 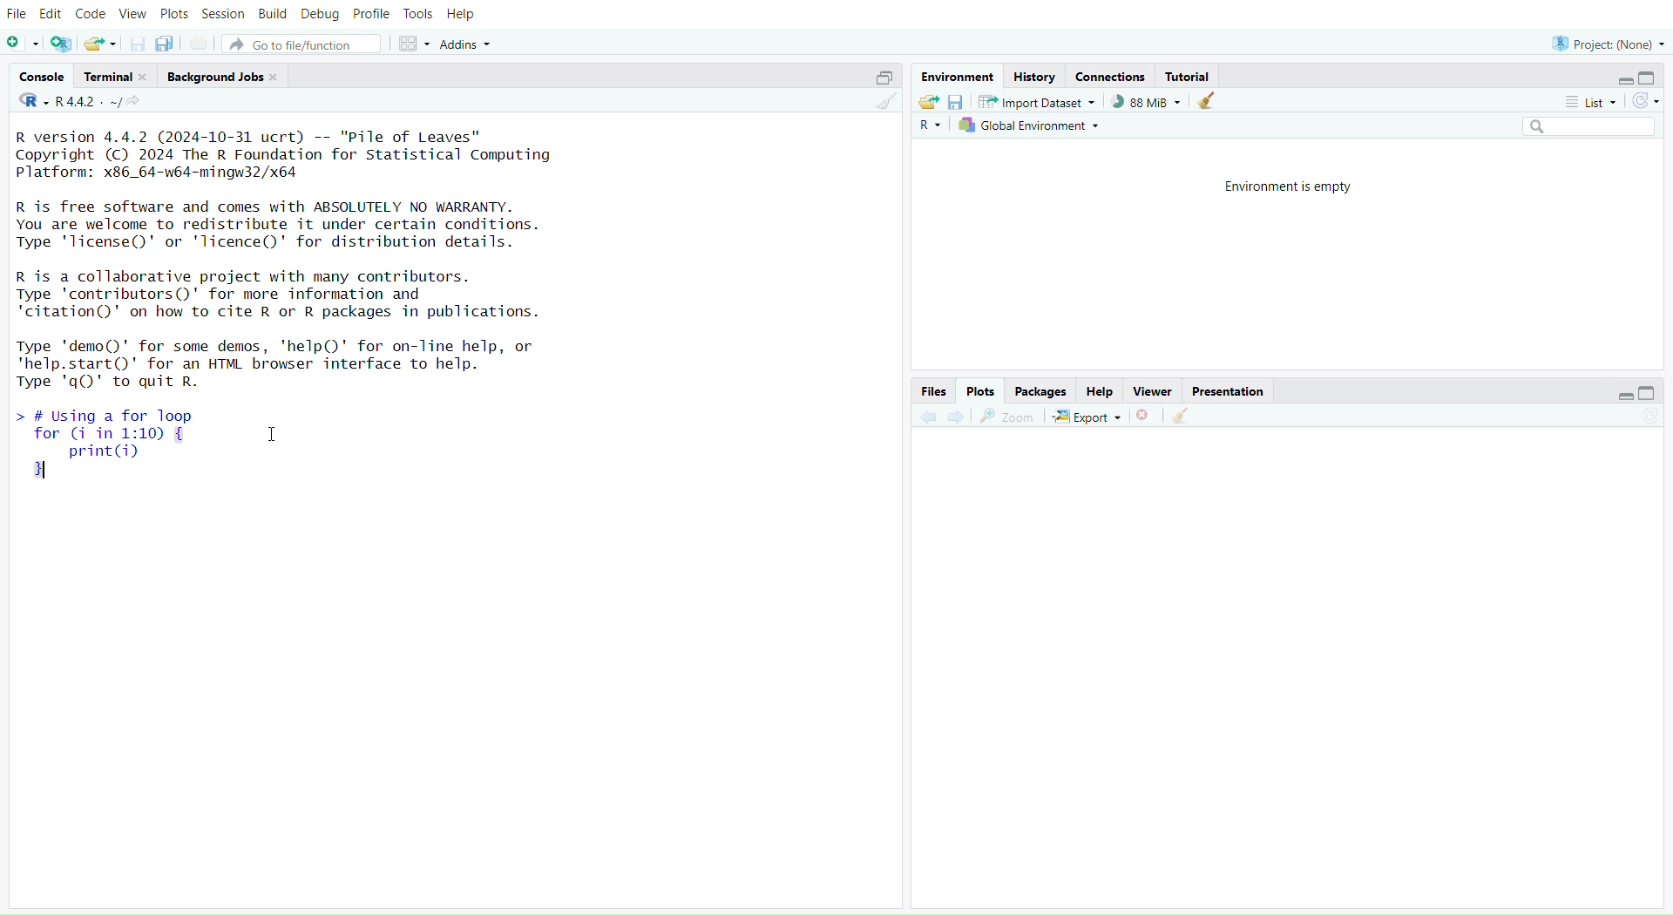 What do you see at coordinates (19, 14) in the screenshot?
I see `file` at bounding box center [19, 14].